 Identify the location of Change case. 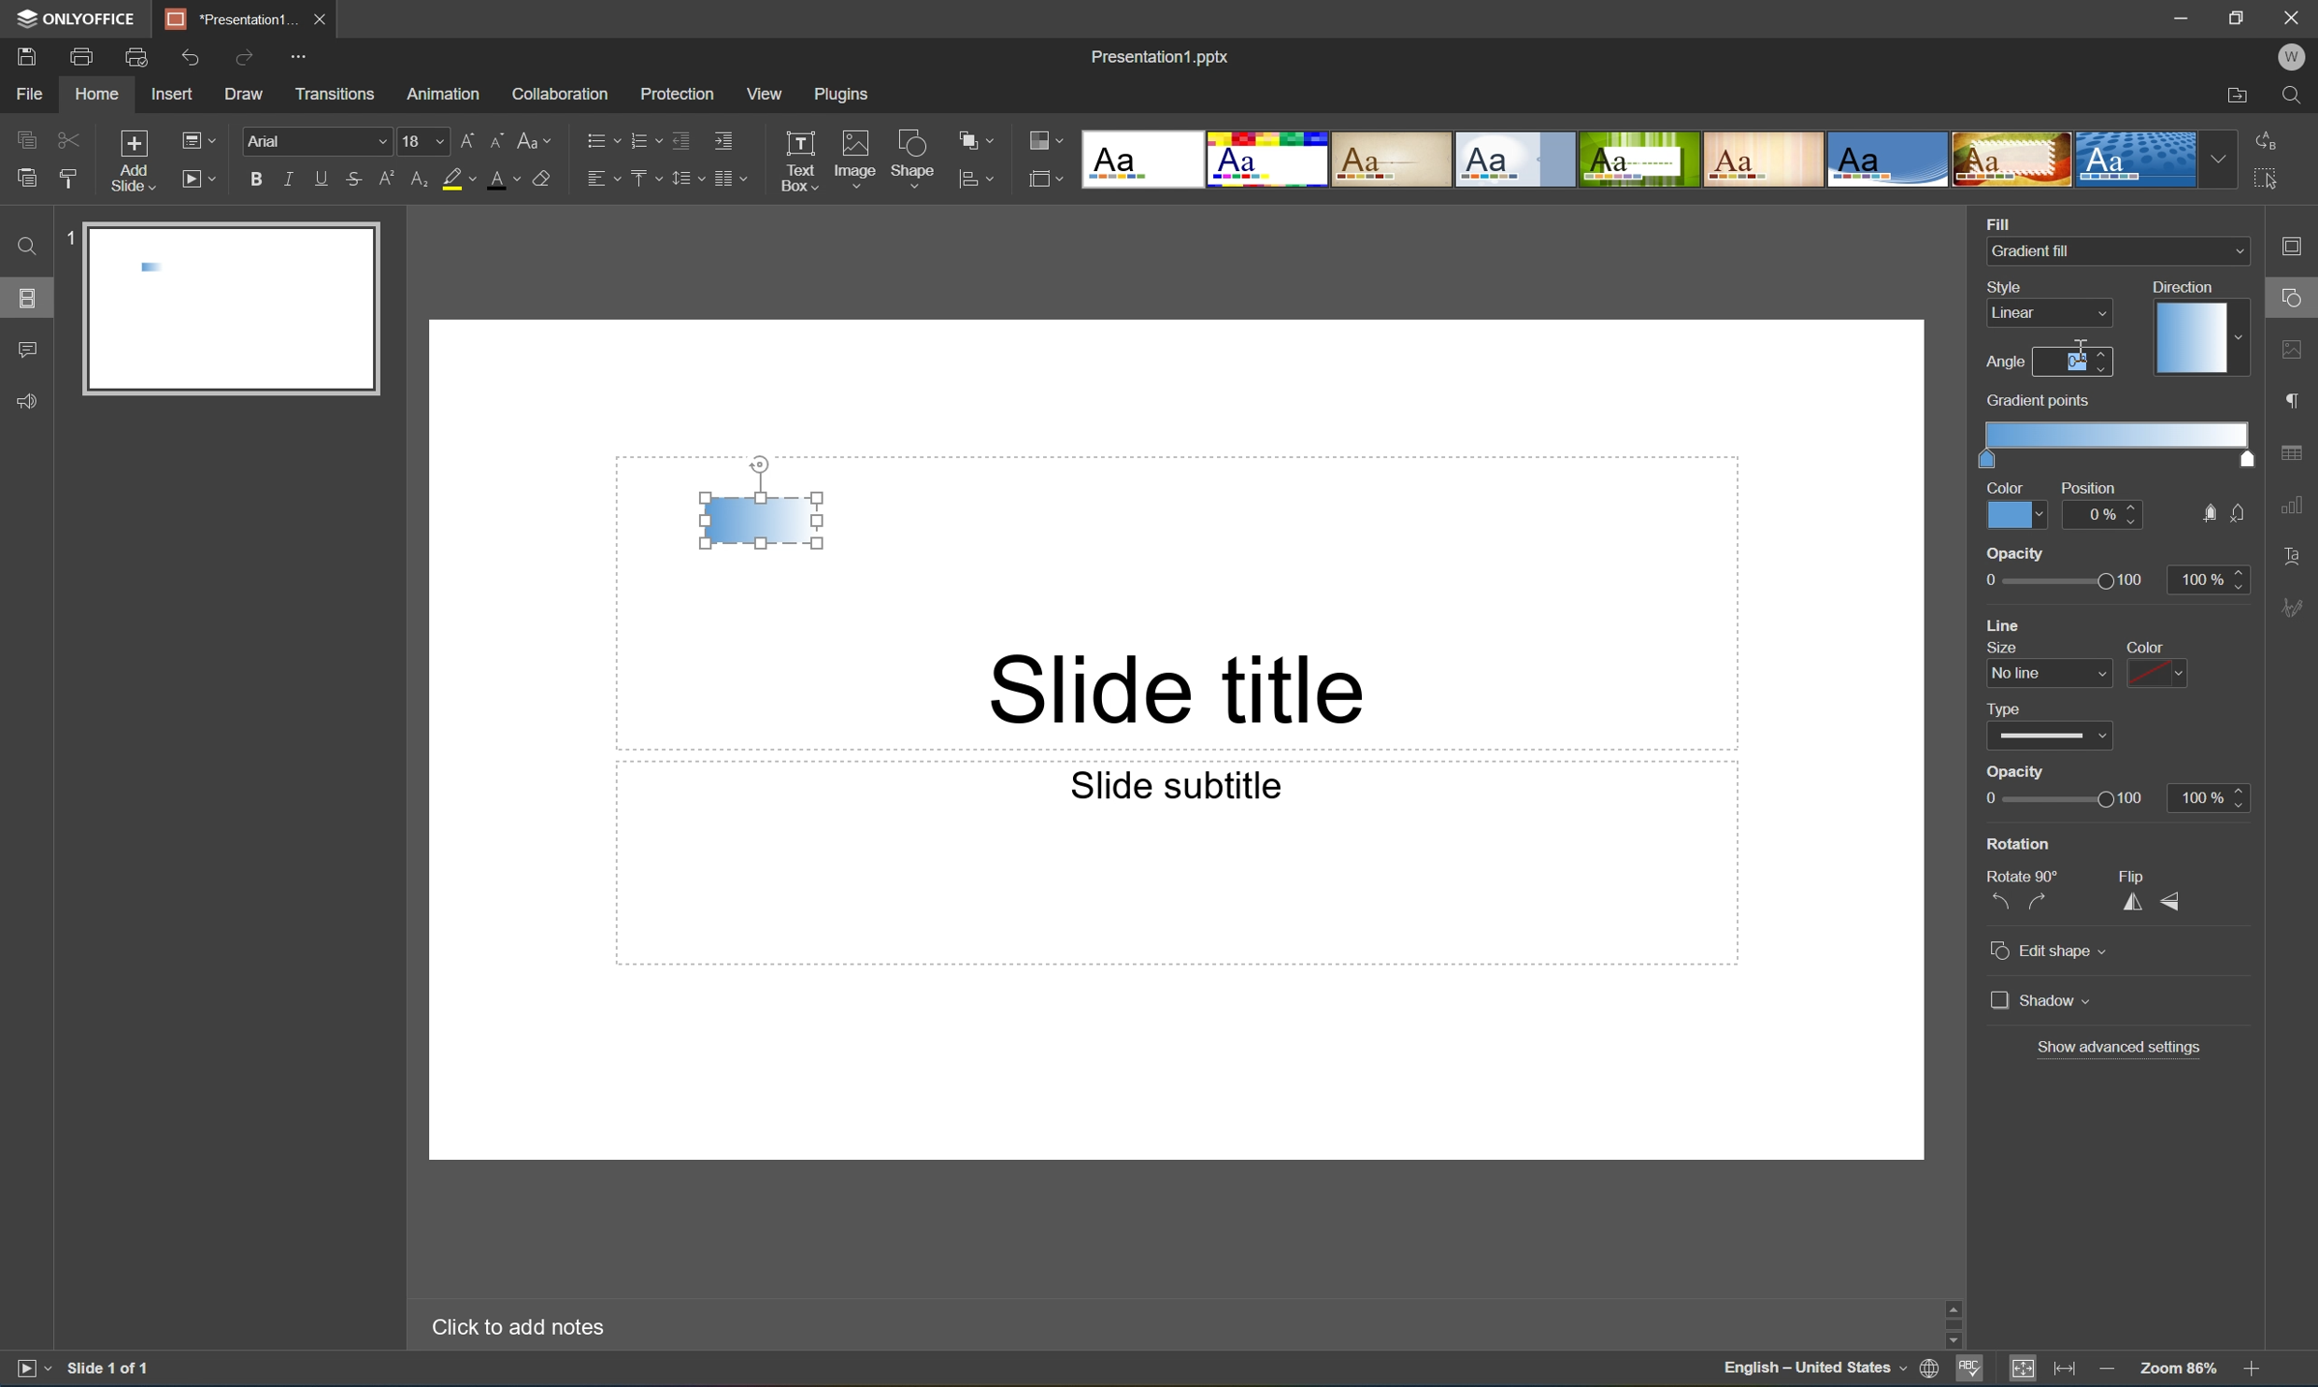
(535, 136).